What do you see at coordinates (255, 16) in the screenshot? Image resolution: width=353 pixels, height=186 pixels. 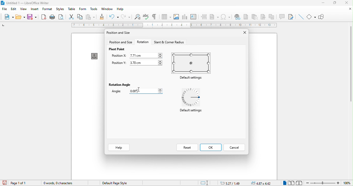 I see `endnote` at bounding box center [255, 16].